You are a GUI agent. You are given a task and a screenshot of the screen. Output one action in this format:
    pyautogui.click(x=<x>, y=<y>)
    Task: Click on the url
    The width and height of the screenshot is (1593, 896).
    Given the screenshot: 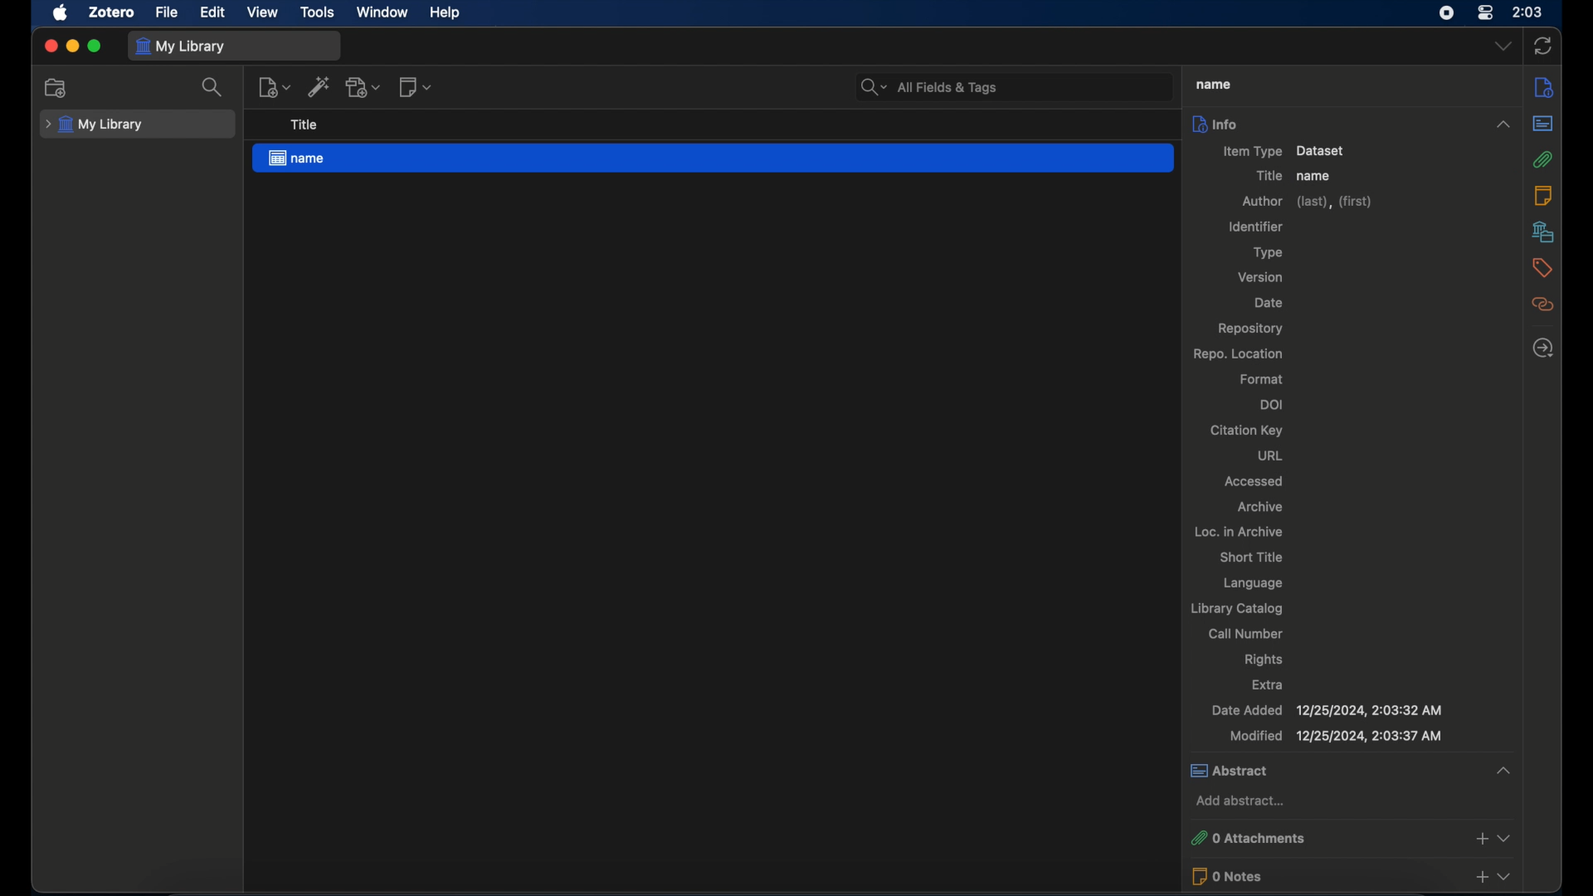 What is the action you would take?
    pyautogui.click(x=1269, y=455)
    